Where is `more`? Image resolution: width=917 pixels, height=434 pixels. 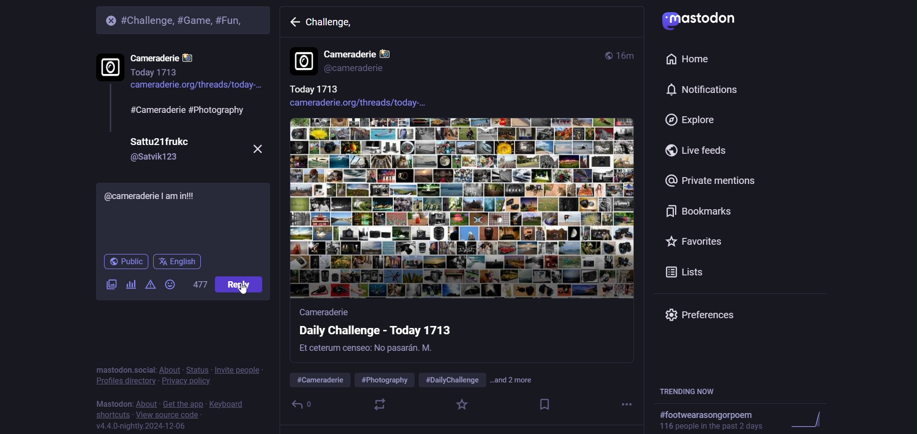
more is located at coordinates (628, 405).